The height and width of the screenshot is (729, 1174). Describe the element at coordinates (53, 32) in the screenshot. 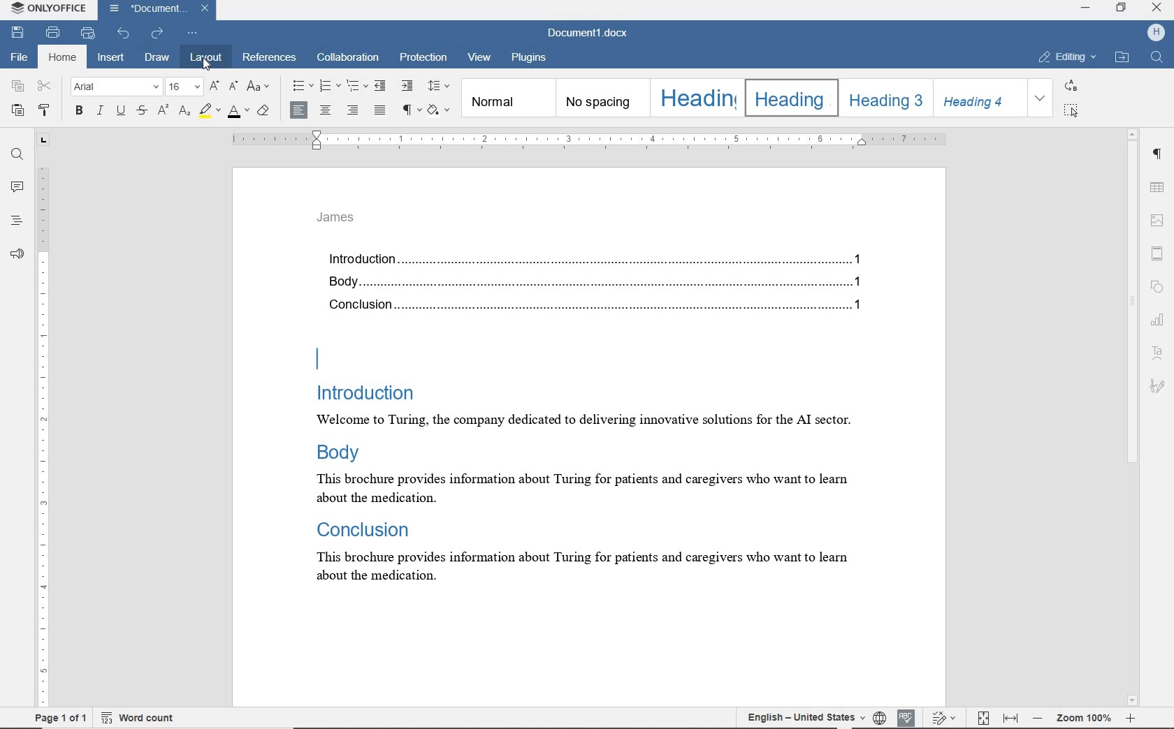

I see `print` at that location.